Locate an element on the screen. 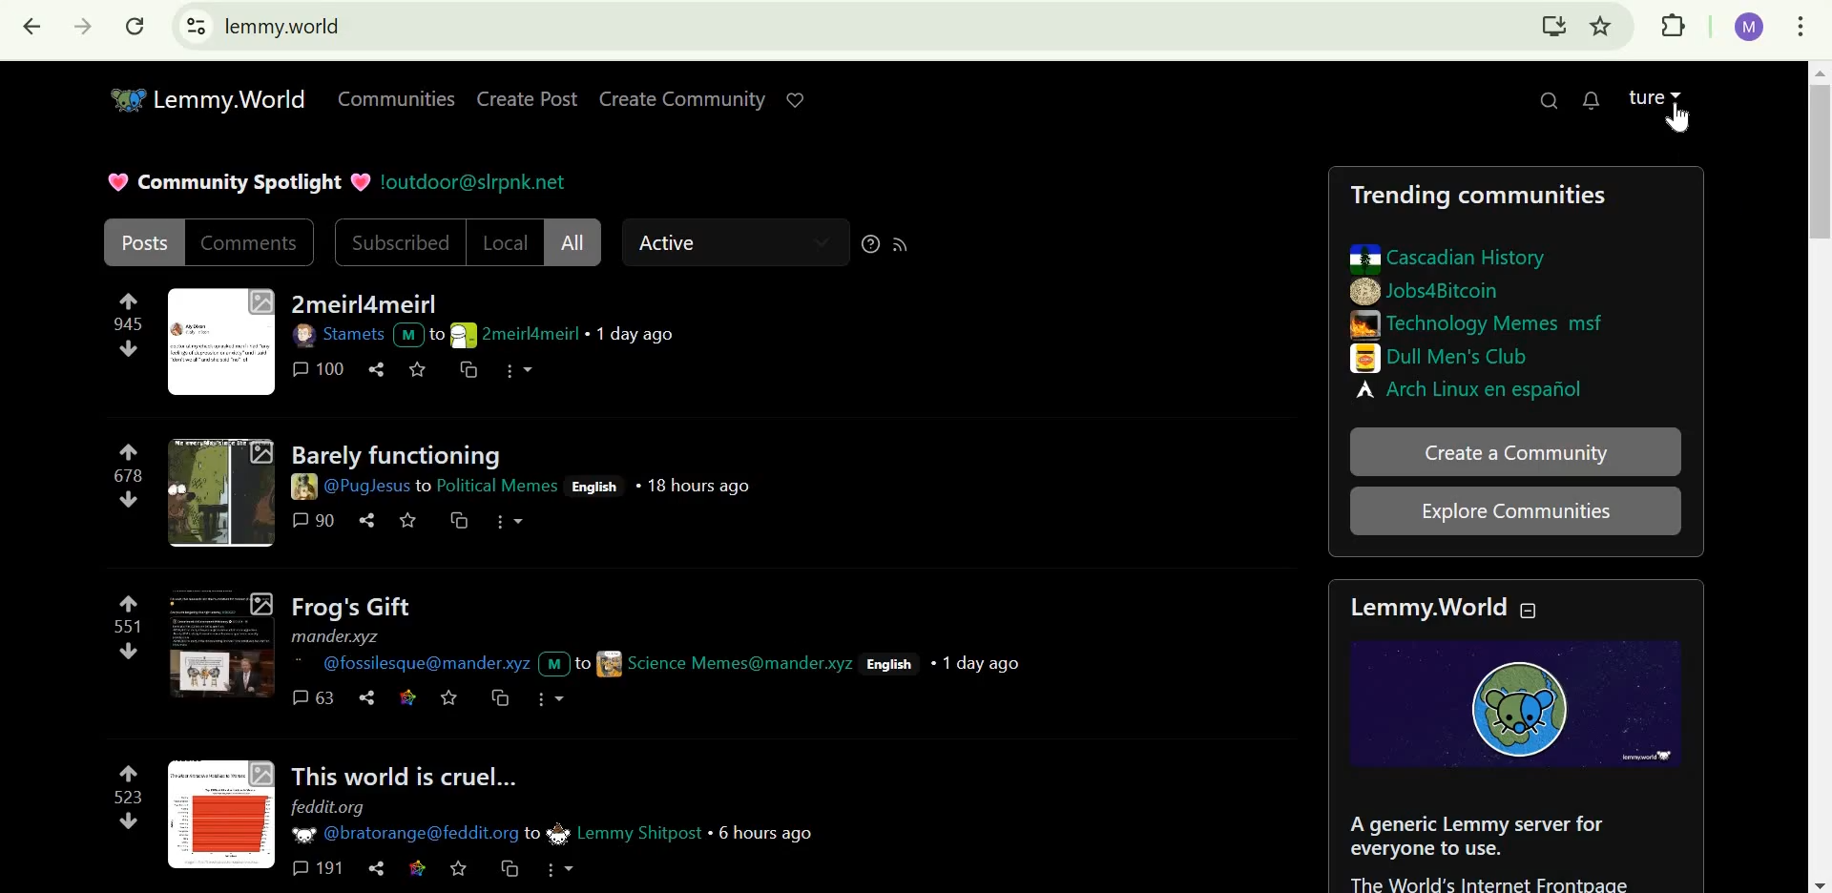 This screenshot has width=1832, height=893. Trending communities is located at coordinates (1477, 197).